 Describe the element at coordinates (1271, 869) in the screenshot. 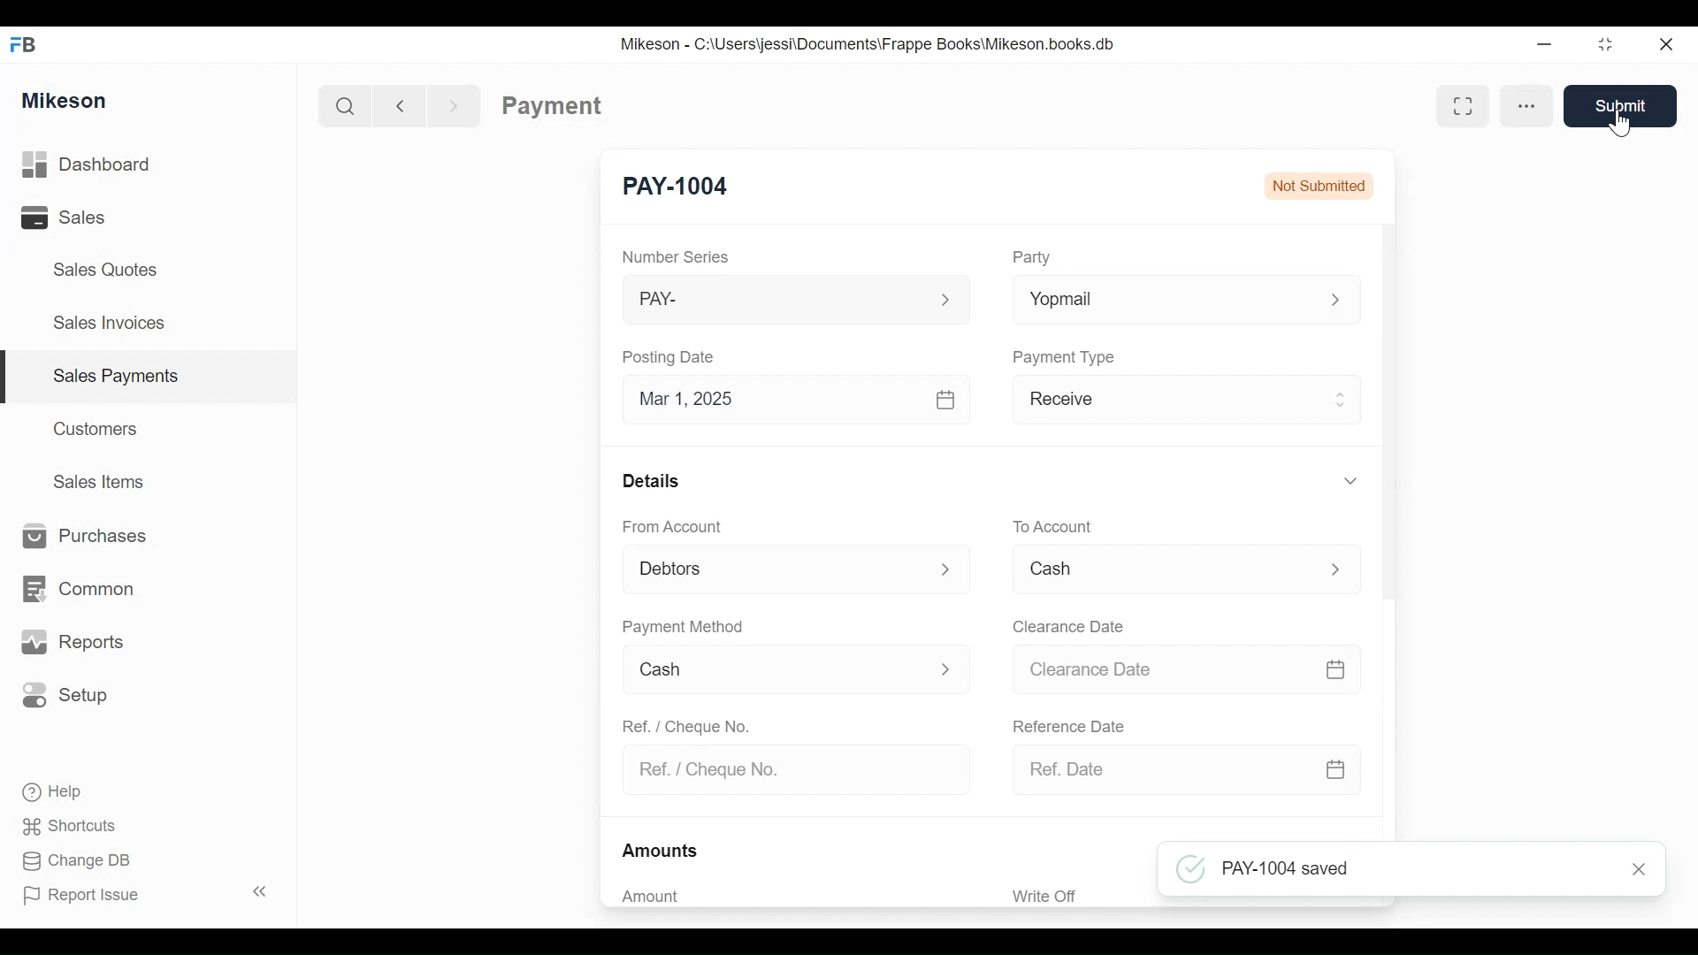

I see `PAY-1004 saved` at that location.